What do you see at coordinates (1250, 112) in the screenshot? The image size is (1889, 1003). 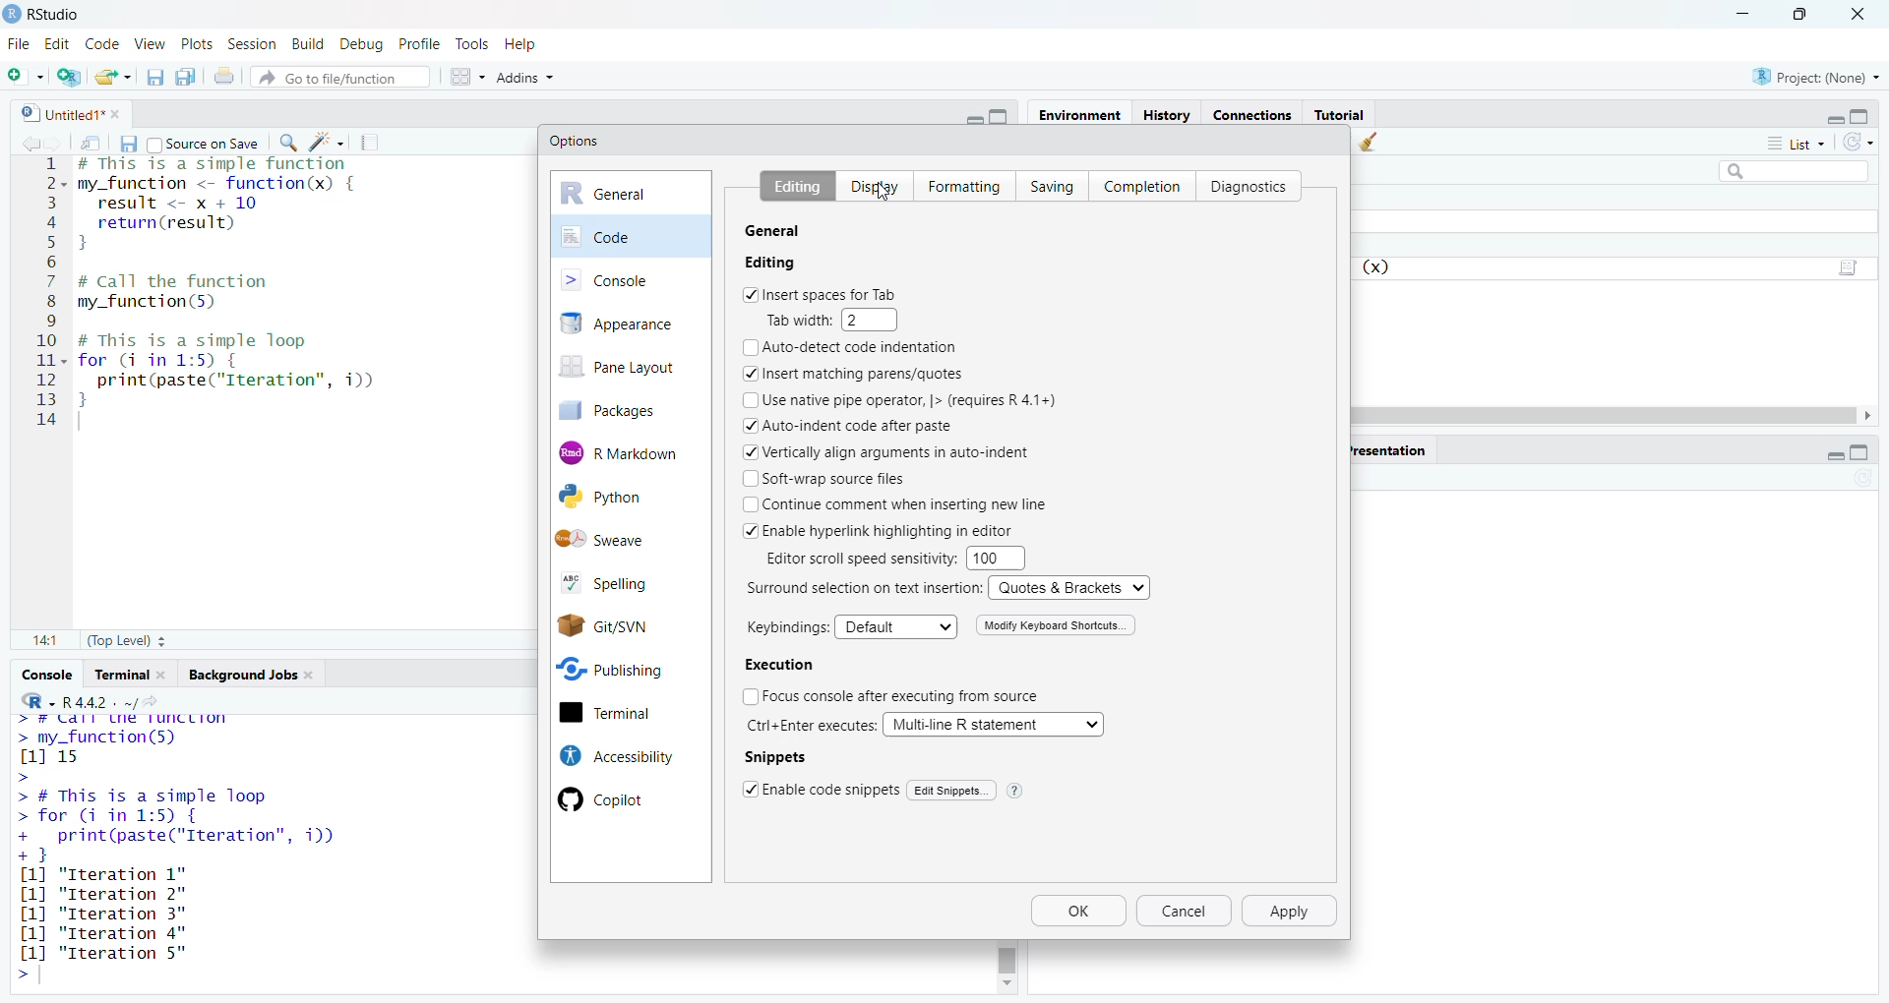 I see `connections` at bounding box center [1250, 112].